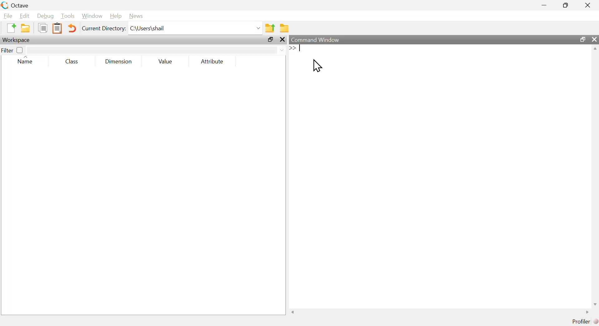 The height and width of the screenshot is (326, 599). I want to click on typing cursor, so click(298, 49).